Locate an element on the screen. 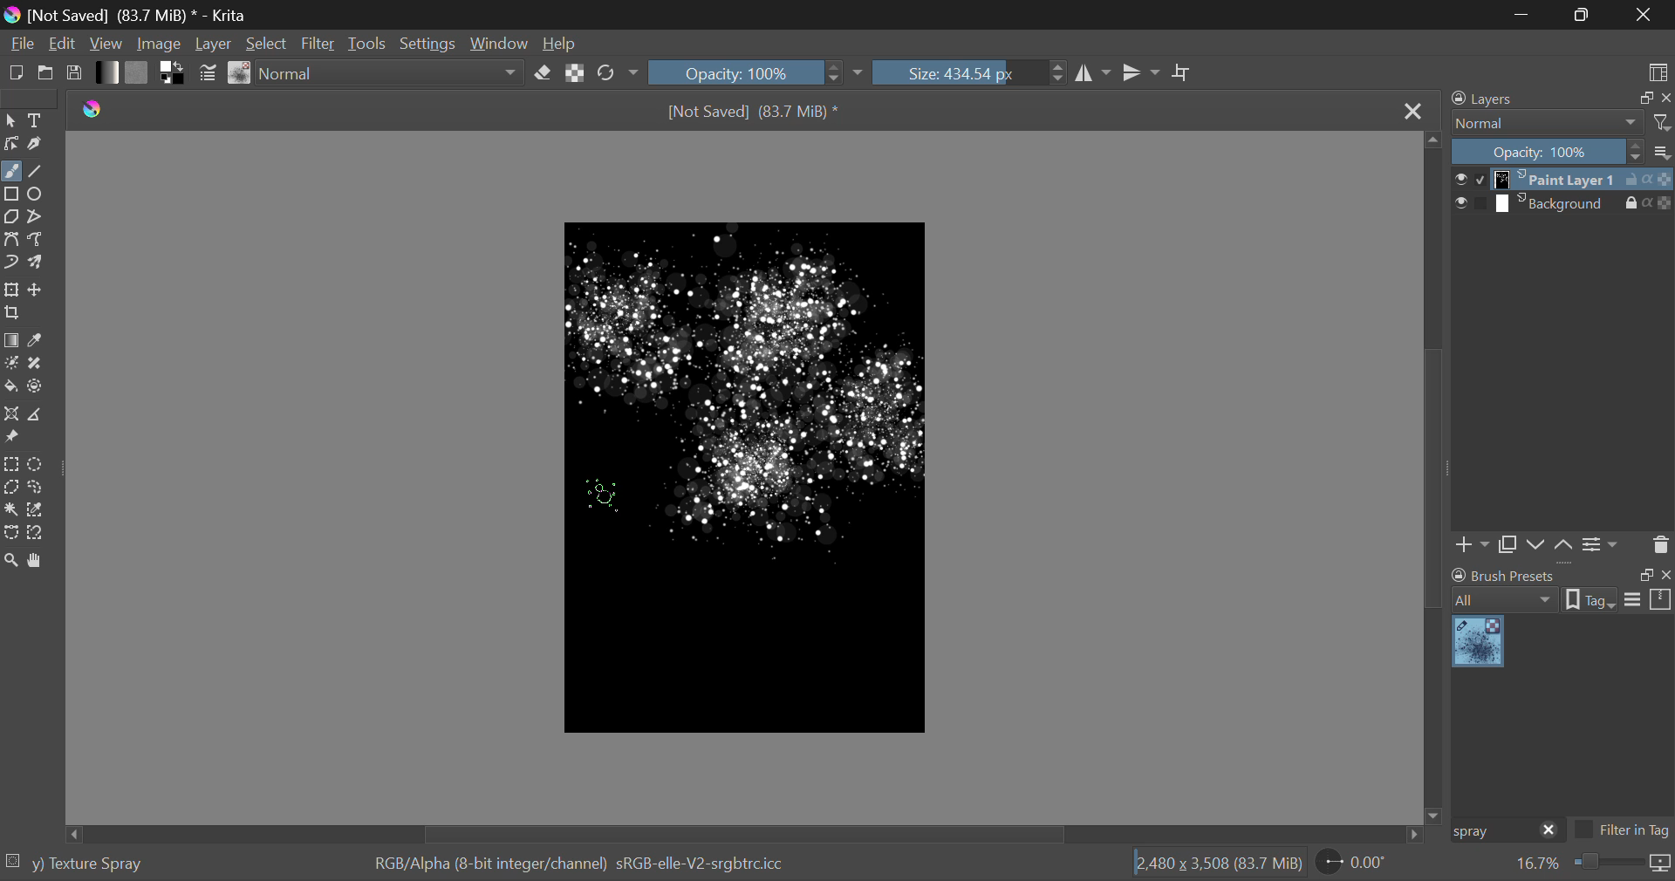  logo is located at coordinates (93, 110).